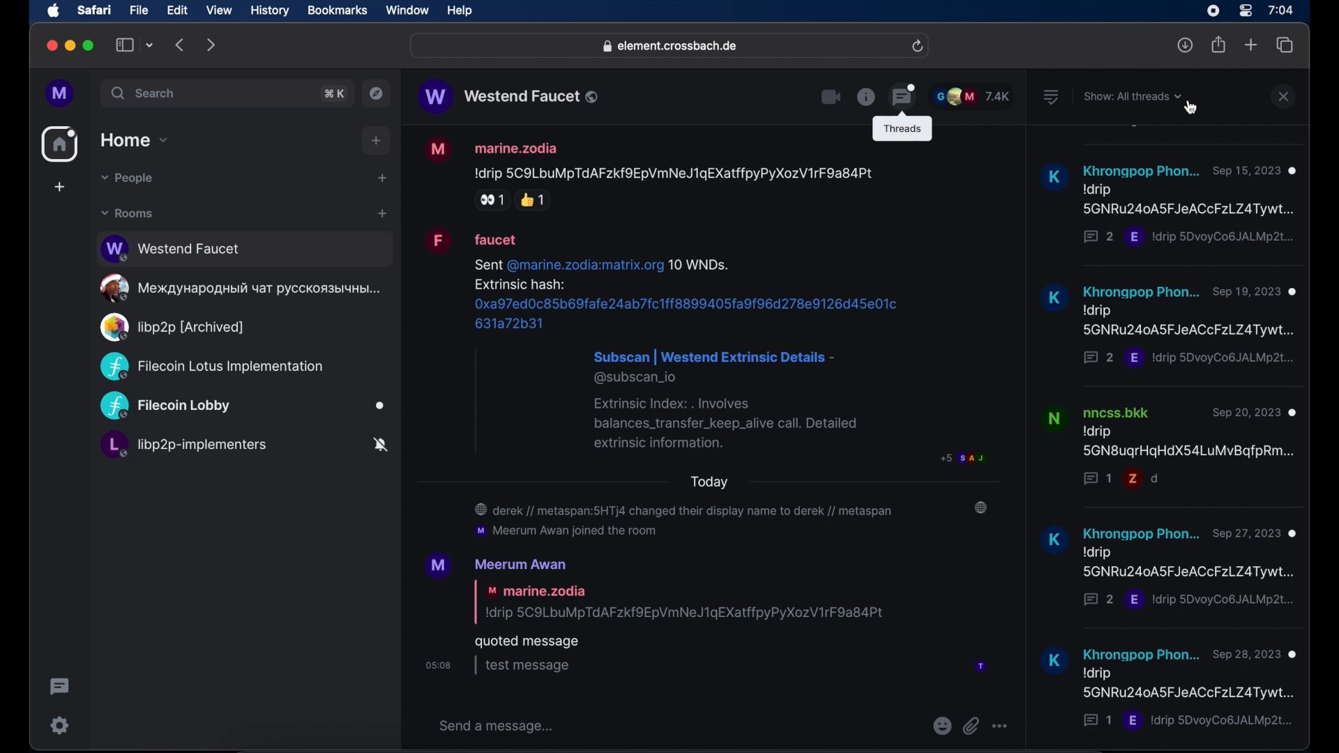 The width and height of the screenshot is (1339, 753). Describe the element at coordinates (1124, 413) in the screenshot. I see `nncss.bkk` at that location.